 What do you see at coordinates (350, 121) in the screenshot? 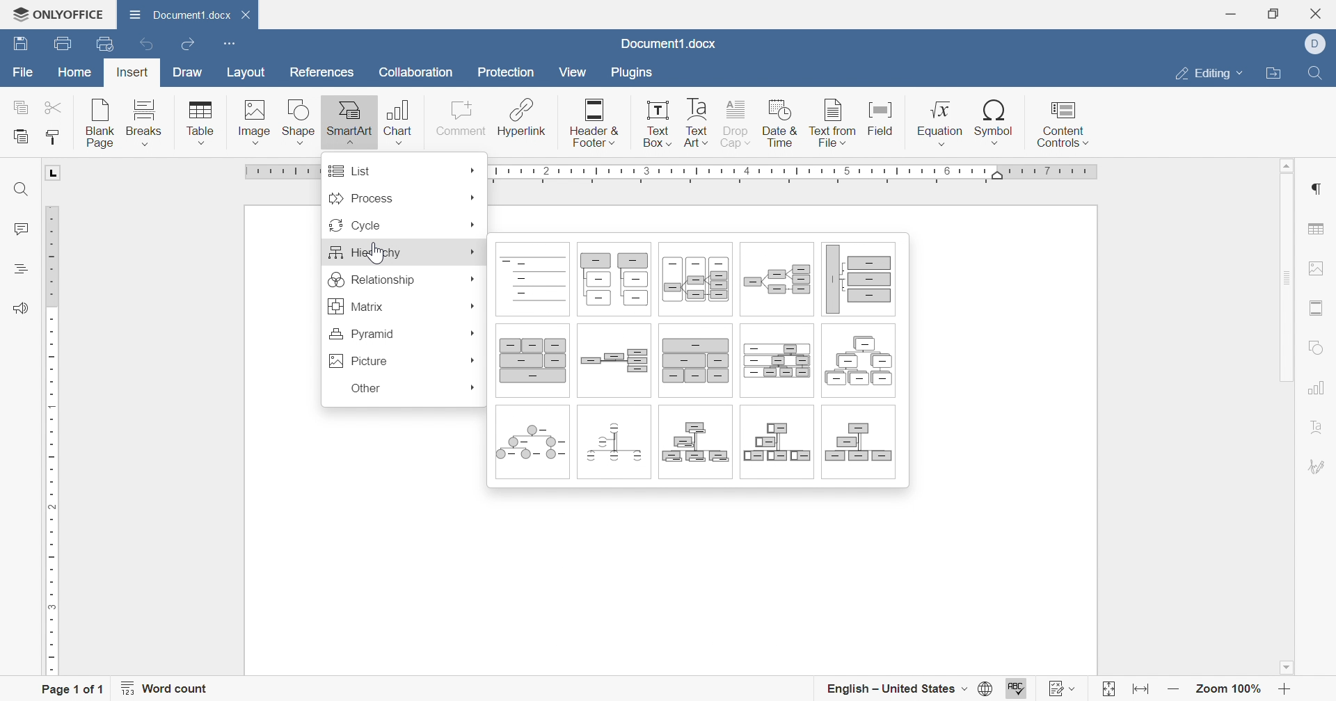
I see `SmartArt` at bounding box center [350, 121].